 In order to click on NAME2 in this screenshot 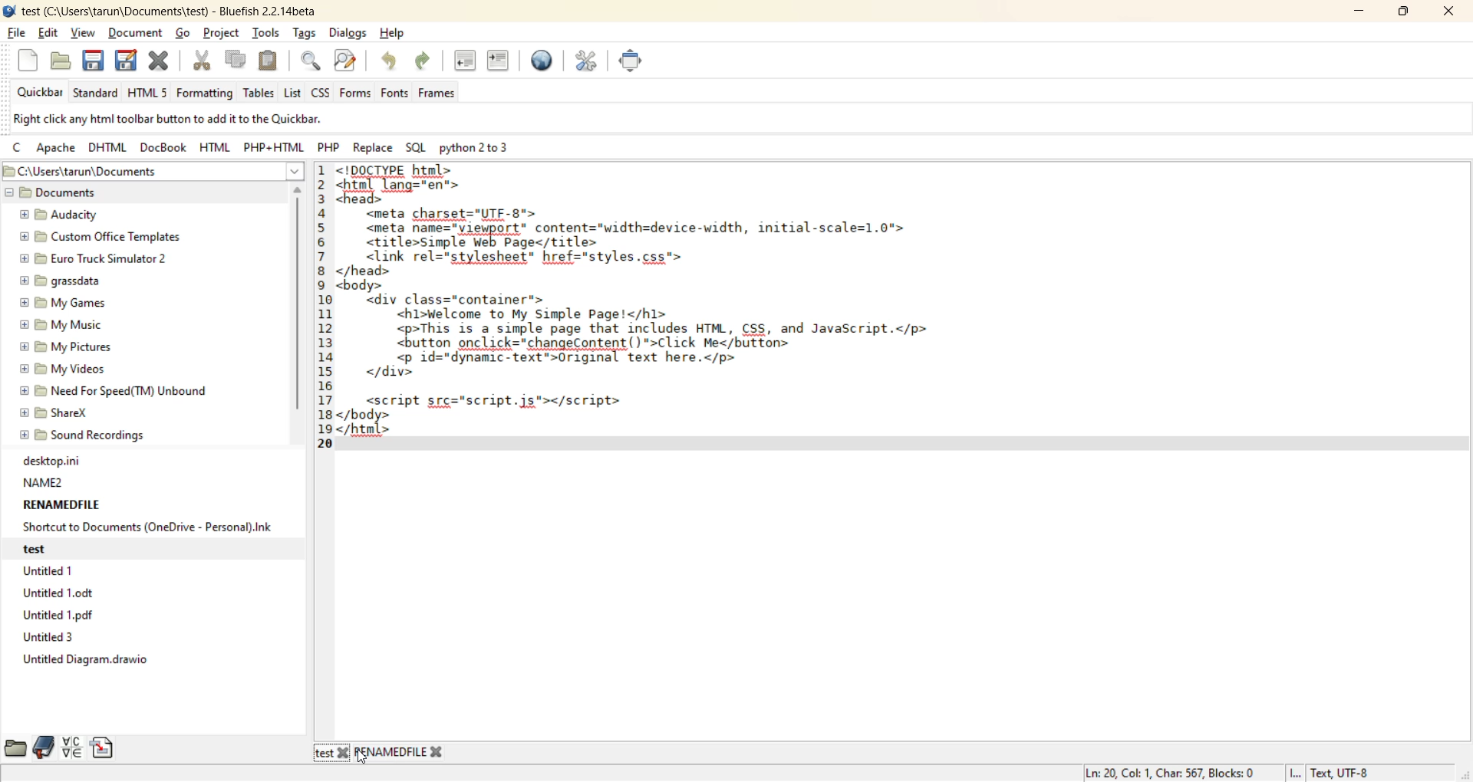, I will do `click(44, 479)`.